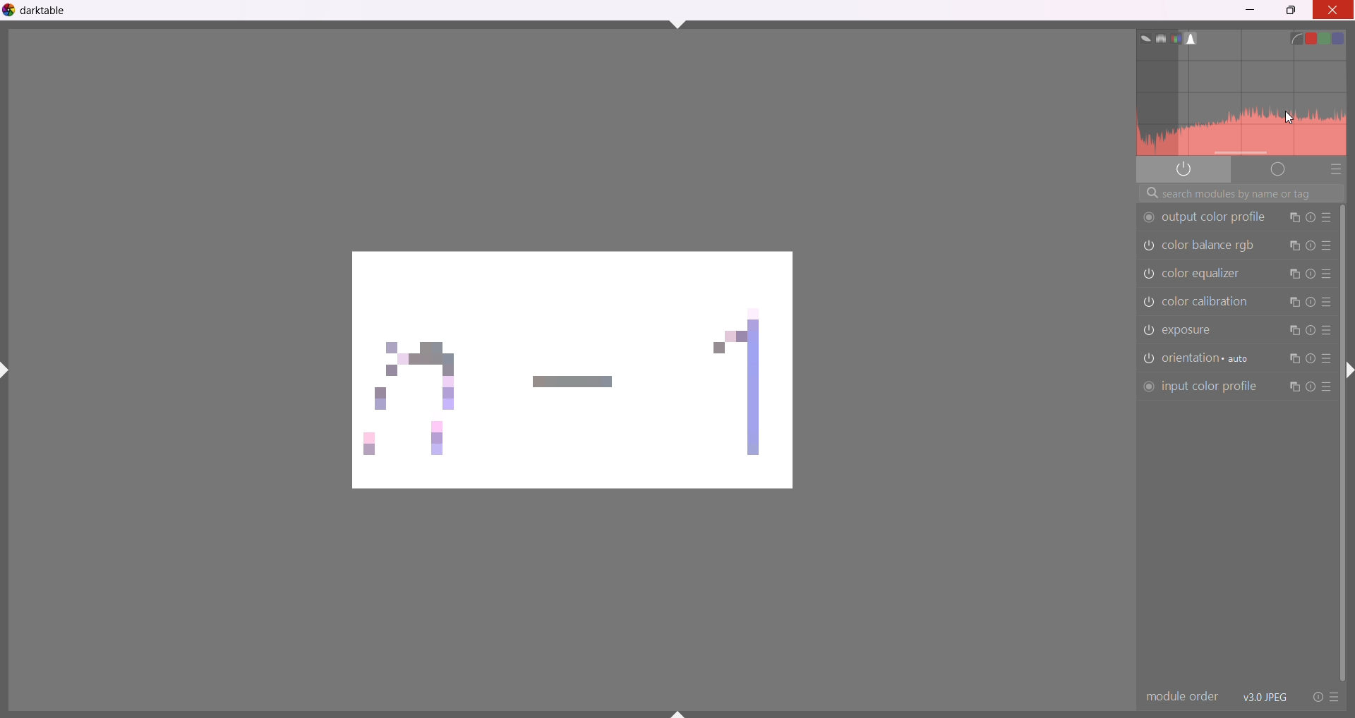 The width and height of the screenshot is (1355, 718). I want to click on instance, so click(1293, 302).